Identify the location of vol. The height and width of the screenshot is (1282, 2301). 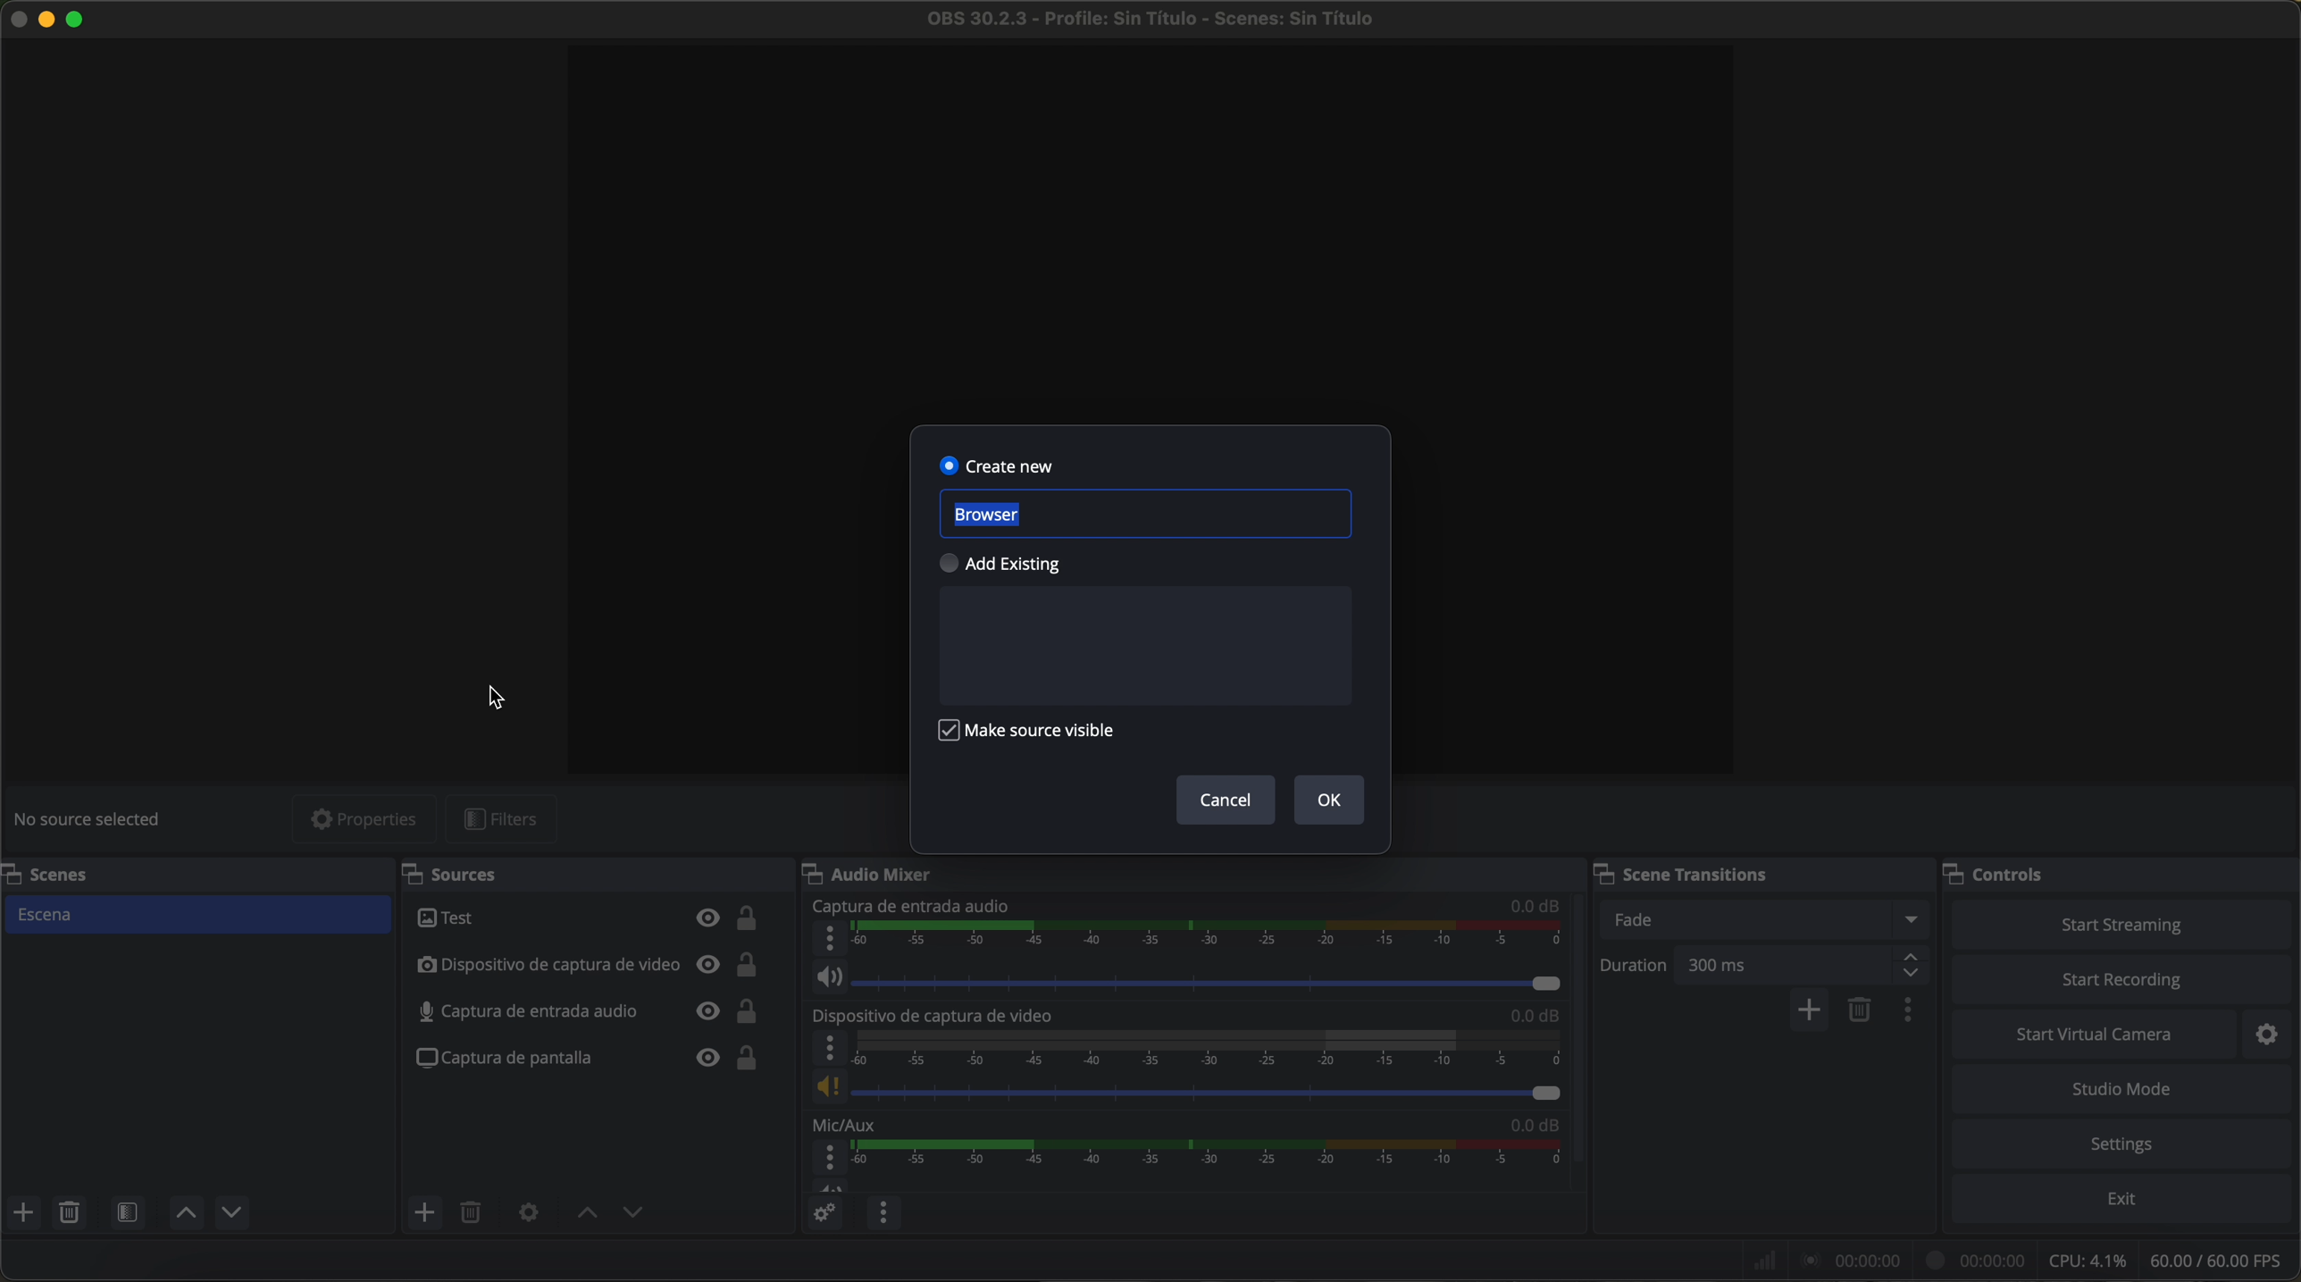
(1186, 1088).